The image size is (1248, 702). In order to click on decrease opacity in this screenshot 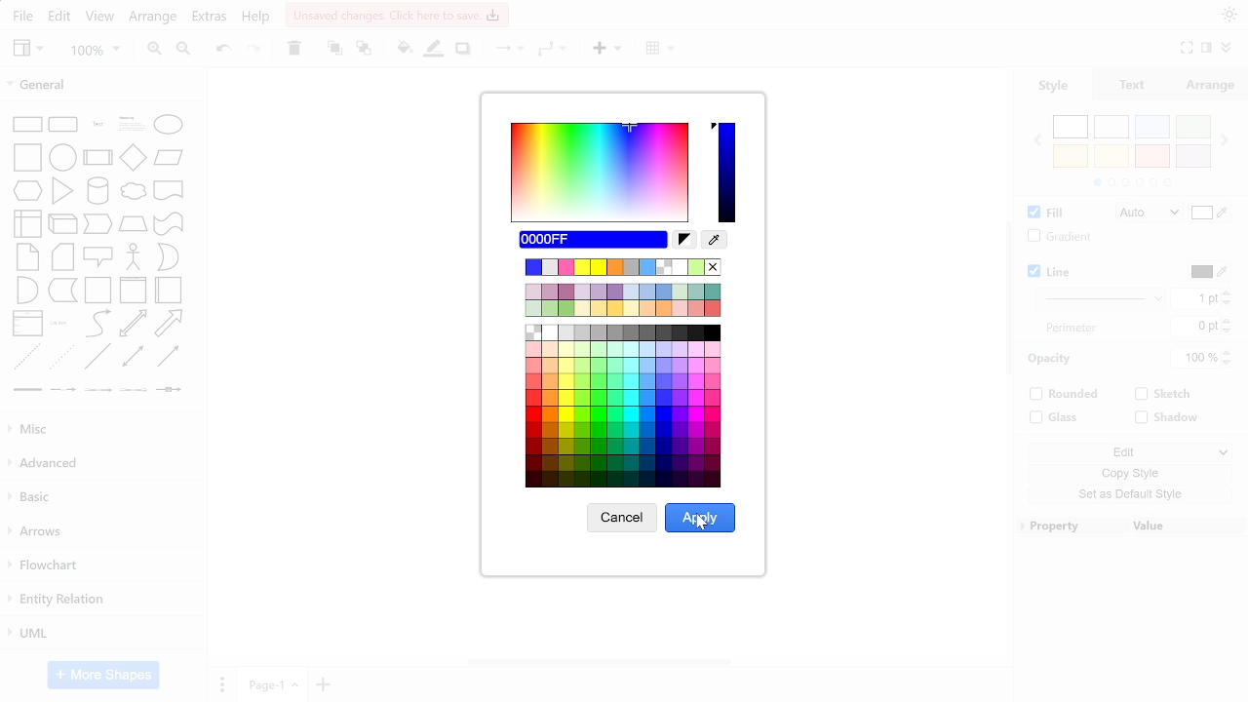, I will do `click(1229, 364)`.